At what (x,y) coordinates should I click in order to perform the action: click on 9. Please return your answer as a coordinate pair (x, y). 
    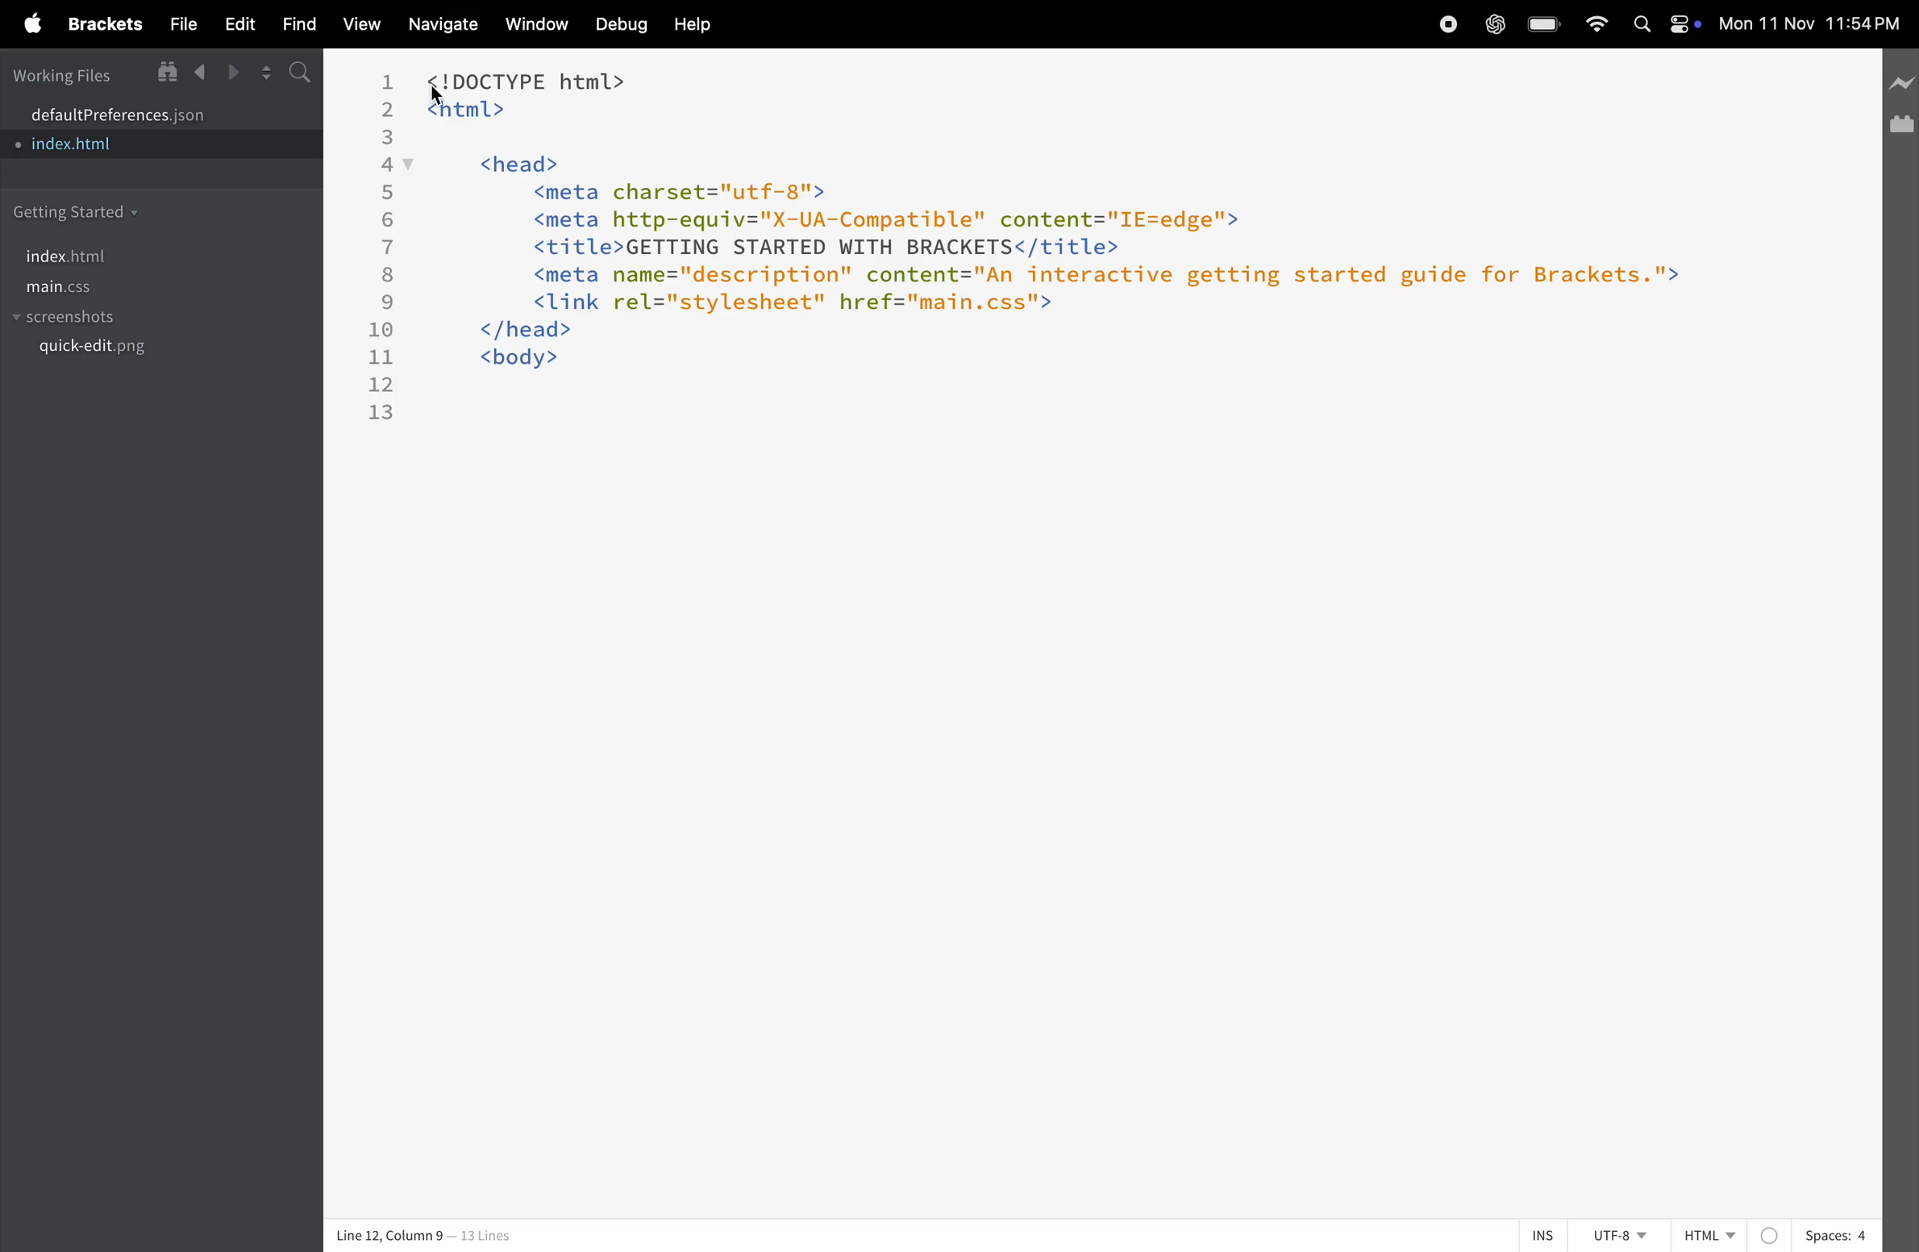
    Looking at the image, I should click on (389, 304).